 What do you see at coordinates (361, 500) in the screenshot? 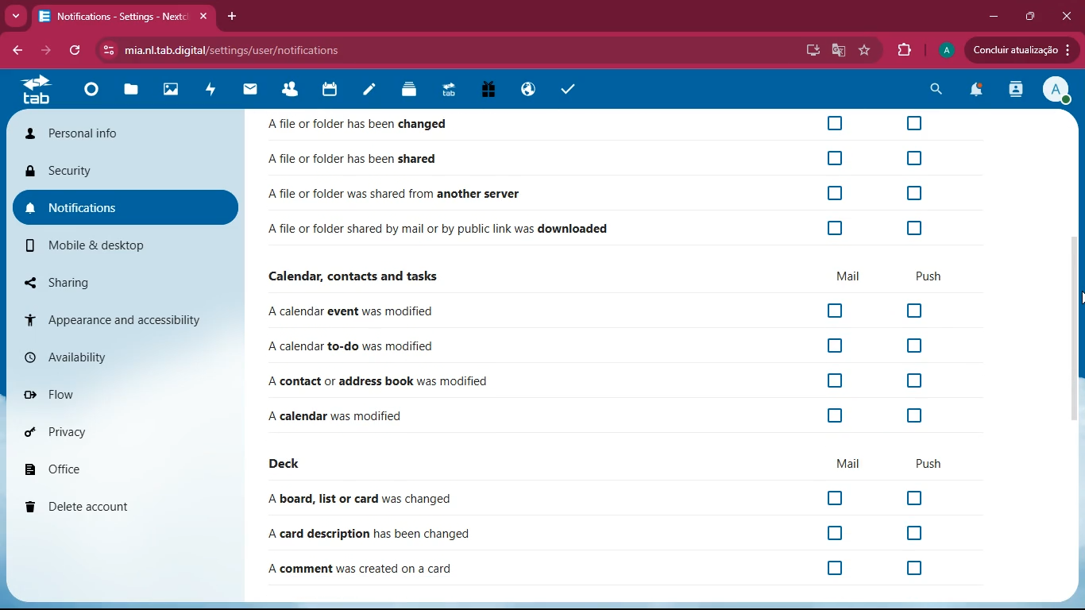
I see `A board, list or card was changed` at bounding box center [361, 500].